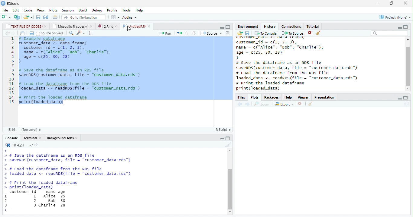 This screenshot has height=217, width=413. I want to click on refresh, so click(407, 104).